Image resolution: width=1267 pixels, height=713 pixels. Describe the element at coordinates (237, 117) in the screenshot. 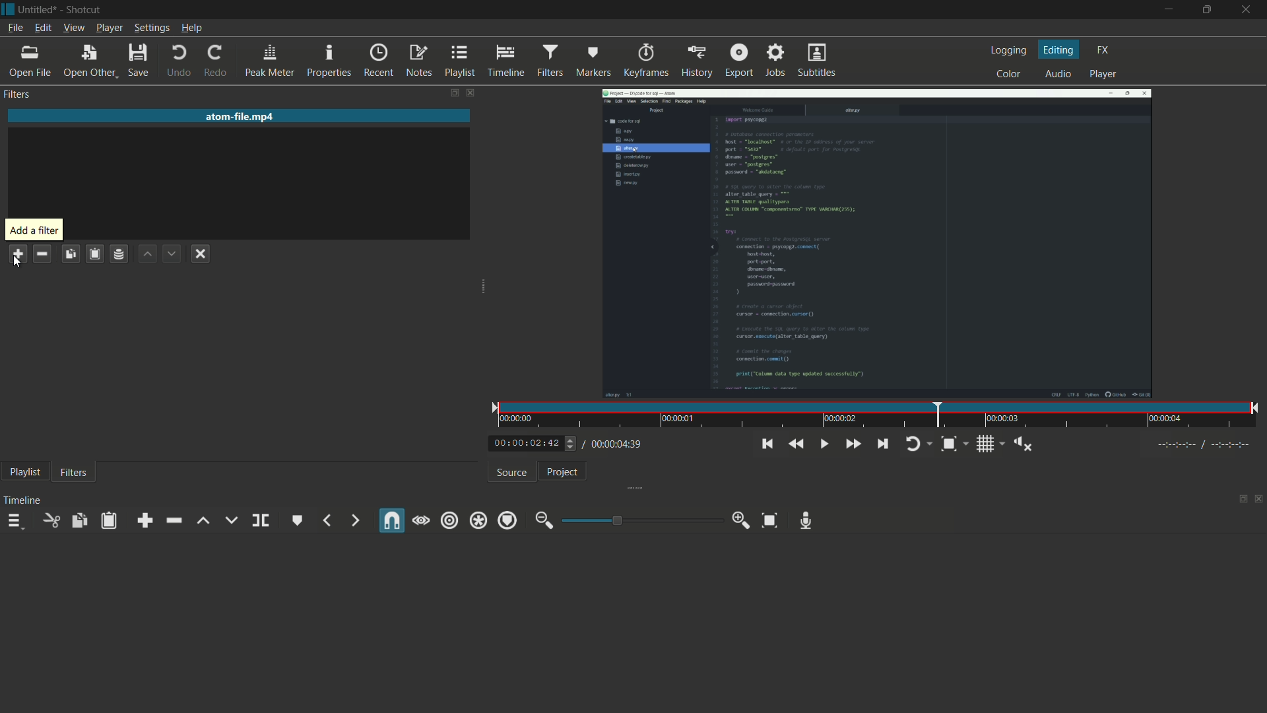

I see `imported file name` at that location.